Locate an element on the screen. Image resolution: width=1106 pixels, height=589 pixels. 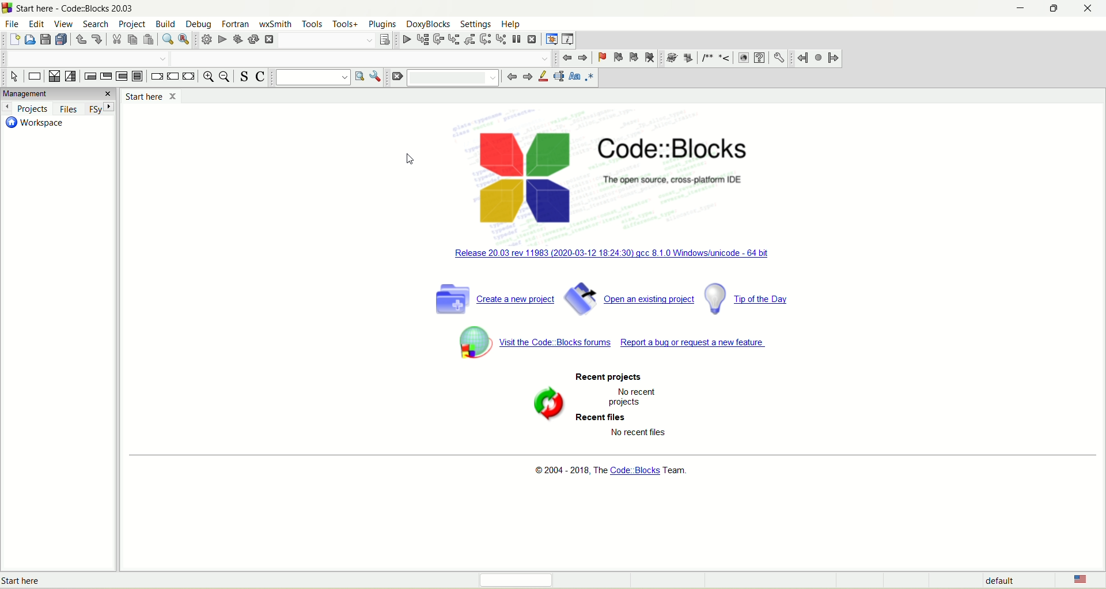
entry condition loop is located at coordinates (89, 76).